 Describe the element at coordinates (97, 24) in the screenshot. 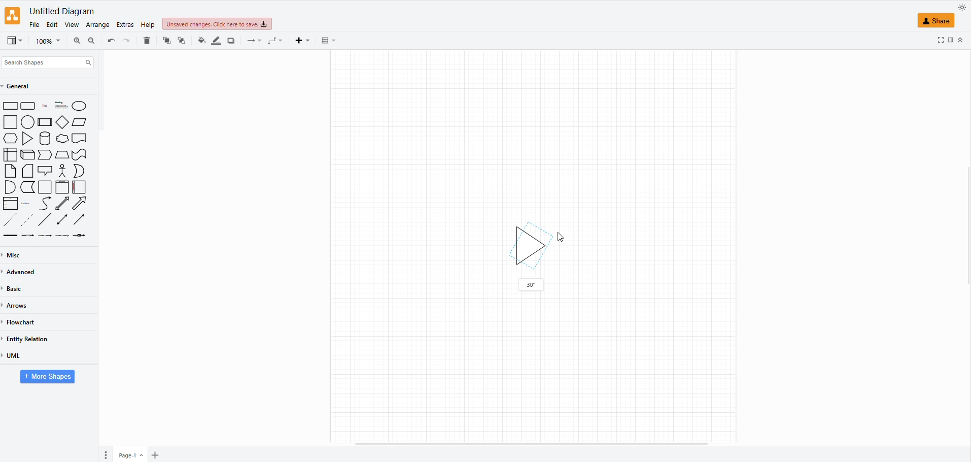

I see `arrange` at that location.